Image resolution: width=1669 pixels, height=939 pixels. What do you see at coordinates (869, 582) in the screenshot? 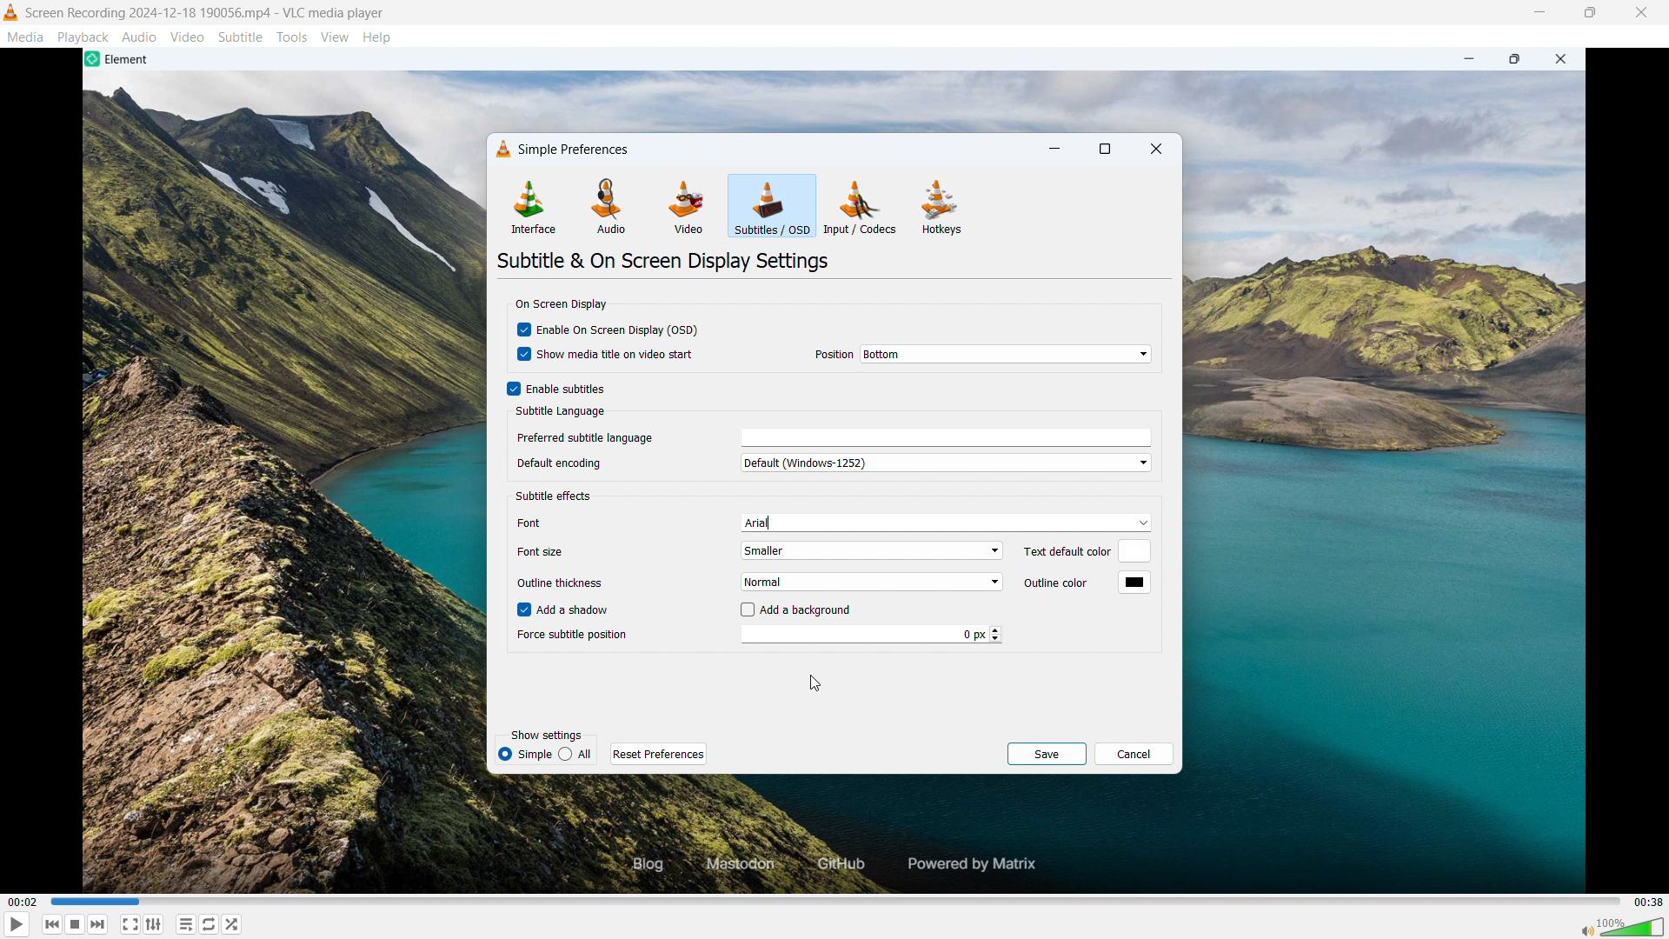
I see `set outline thickness` at bounding box center [869, 582].